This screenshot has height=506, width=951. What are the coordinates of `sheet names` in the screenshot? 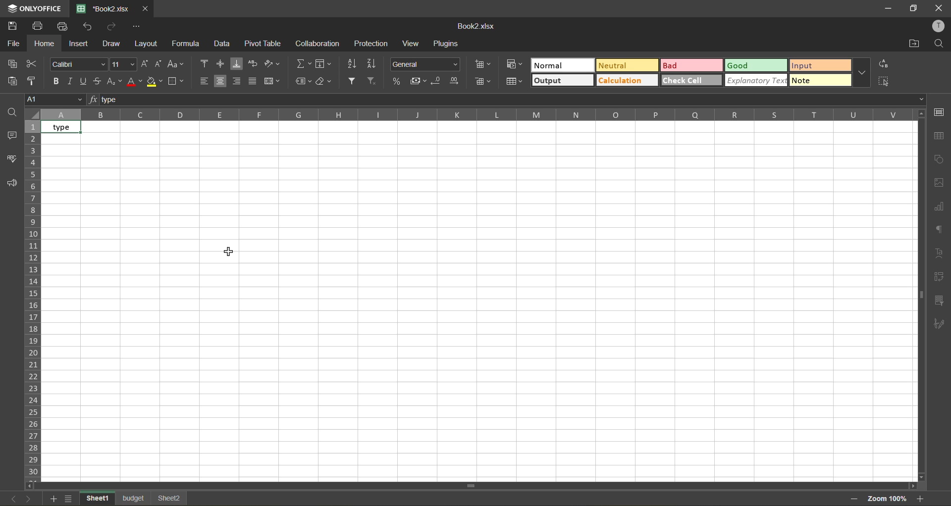 It's located at (136, 499).